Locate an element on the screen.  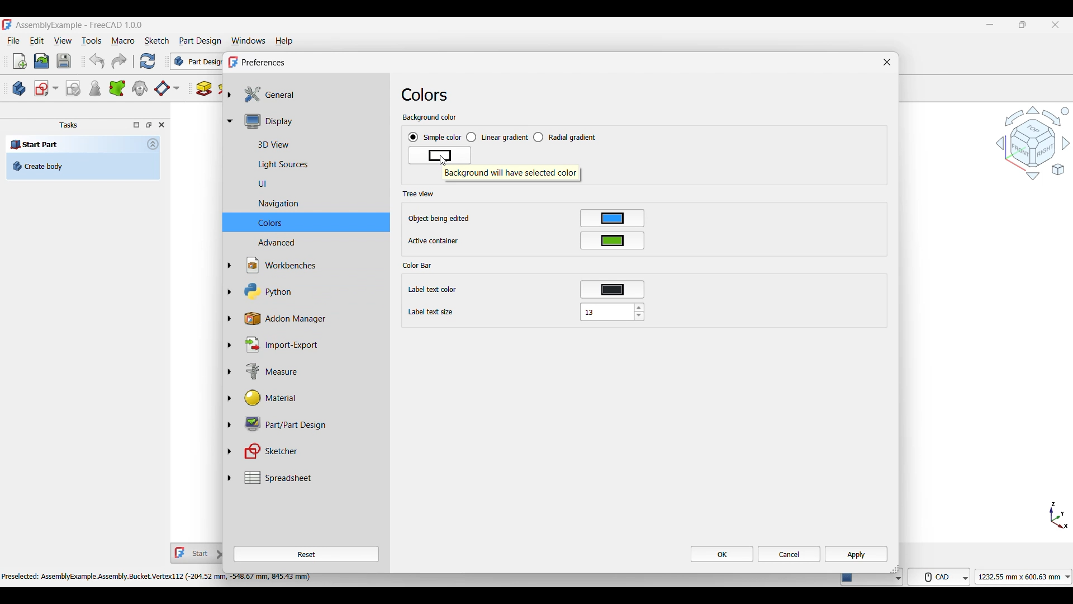
Refresh is located at coordinates (147, 61).